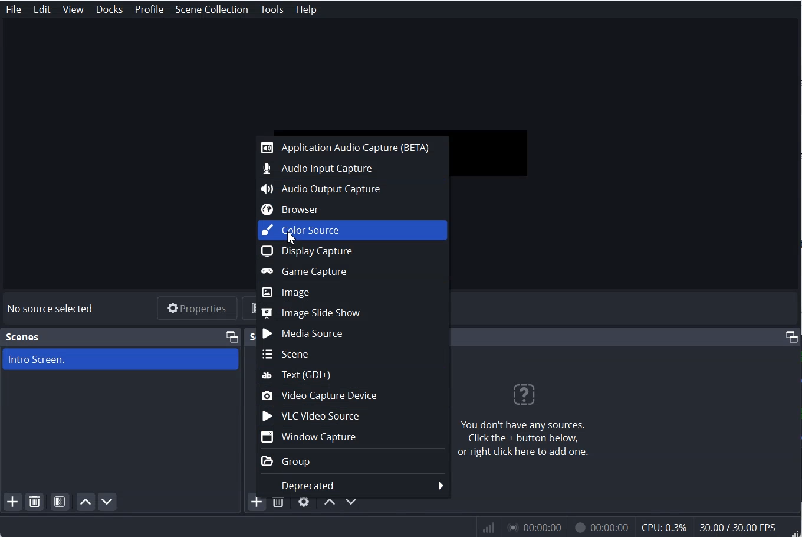  Describe the element at coordinates (353, 231) in the screenshot. I see `Color Source` at that location.